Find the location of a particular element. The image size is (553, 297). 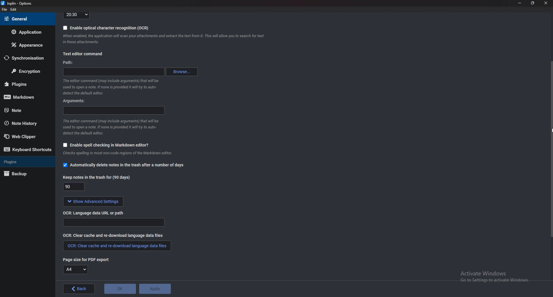

Appearance is located at coordinates (26, 45).